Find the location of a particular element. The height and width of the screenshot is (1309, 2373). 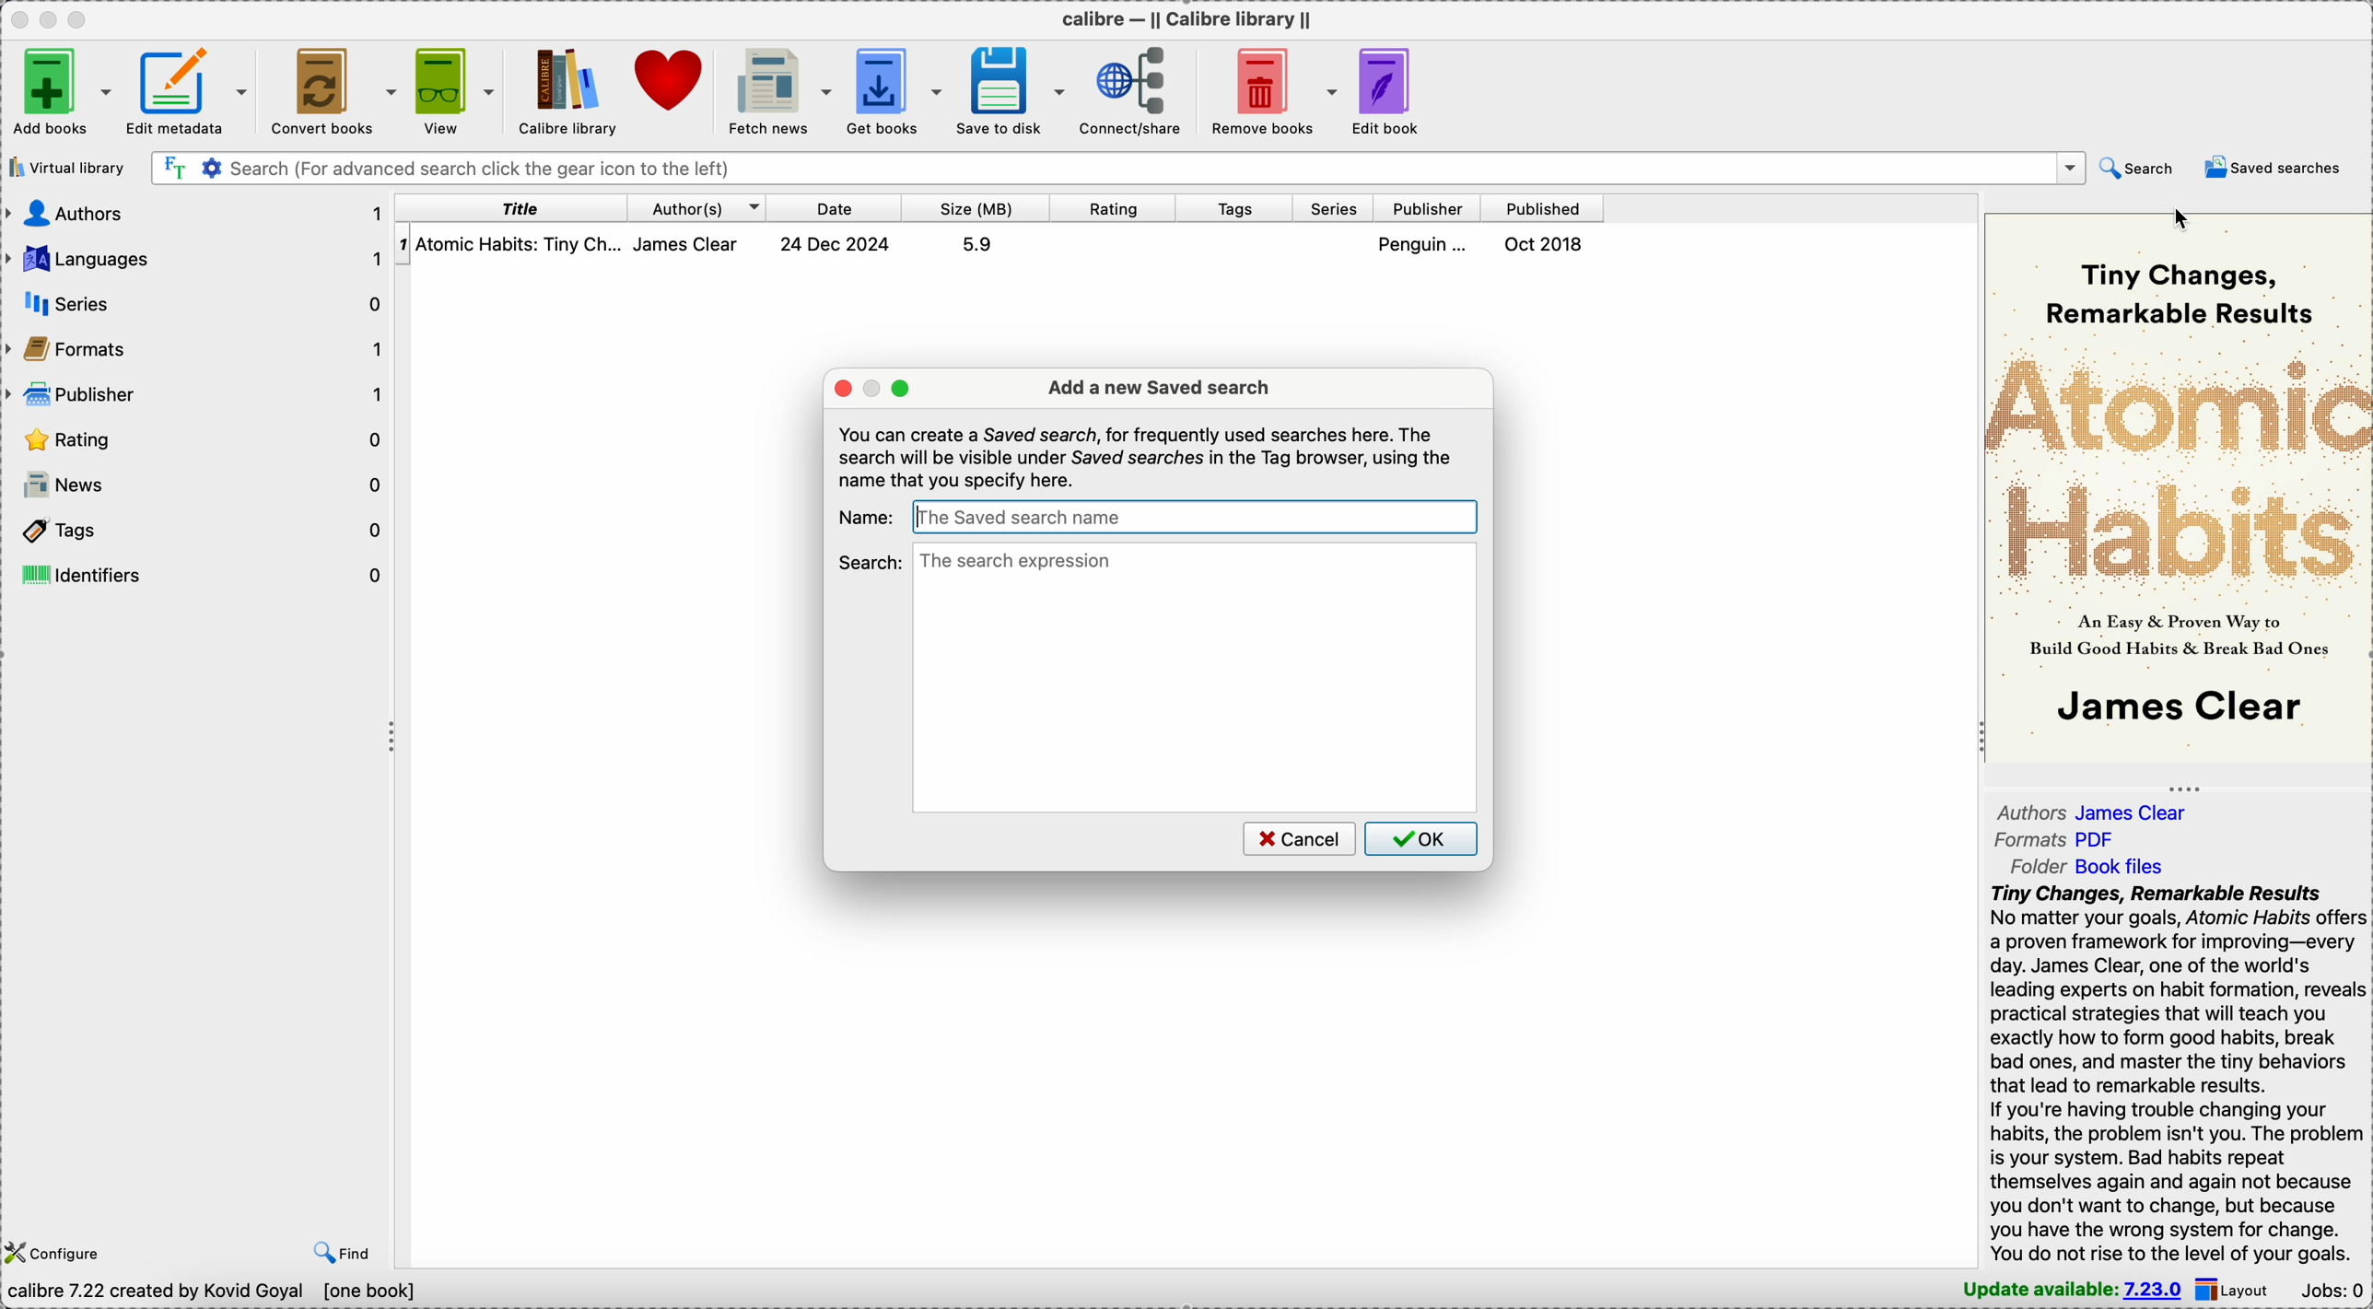

news is located at coordinates (197, 485).